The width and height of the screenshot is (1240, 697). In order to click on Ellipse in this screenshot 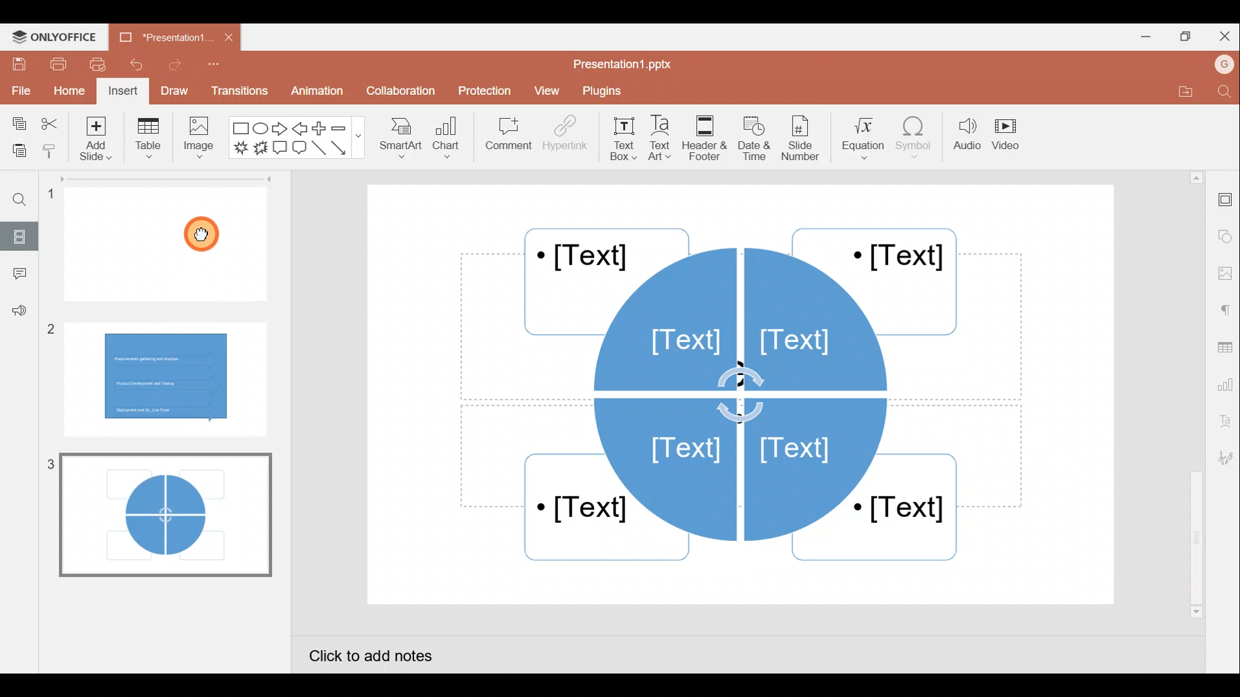, I will do `click(260, 130)`.